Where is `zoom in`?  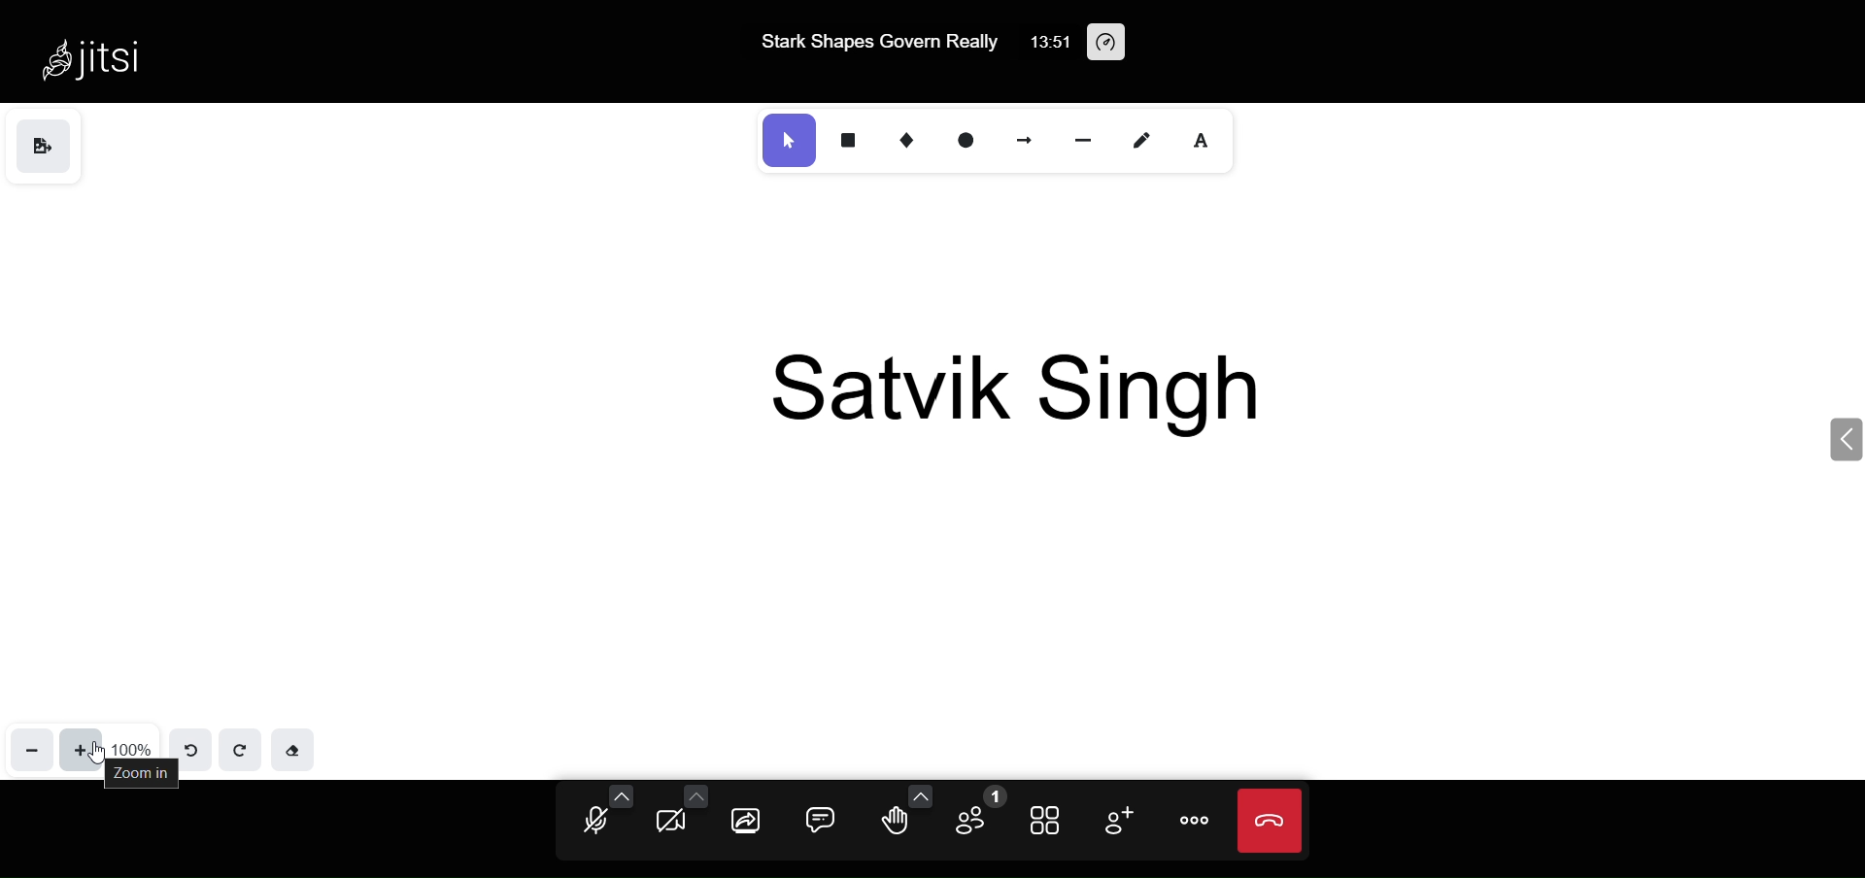 zoom in is located at coordinates (138, 776).